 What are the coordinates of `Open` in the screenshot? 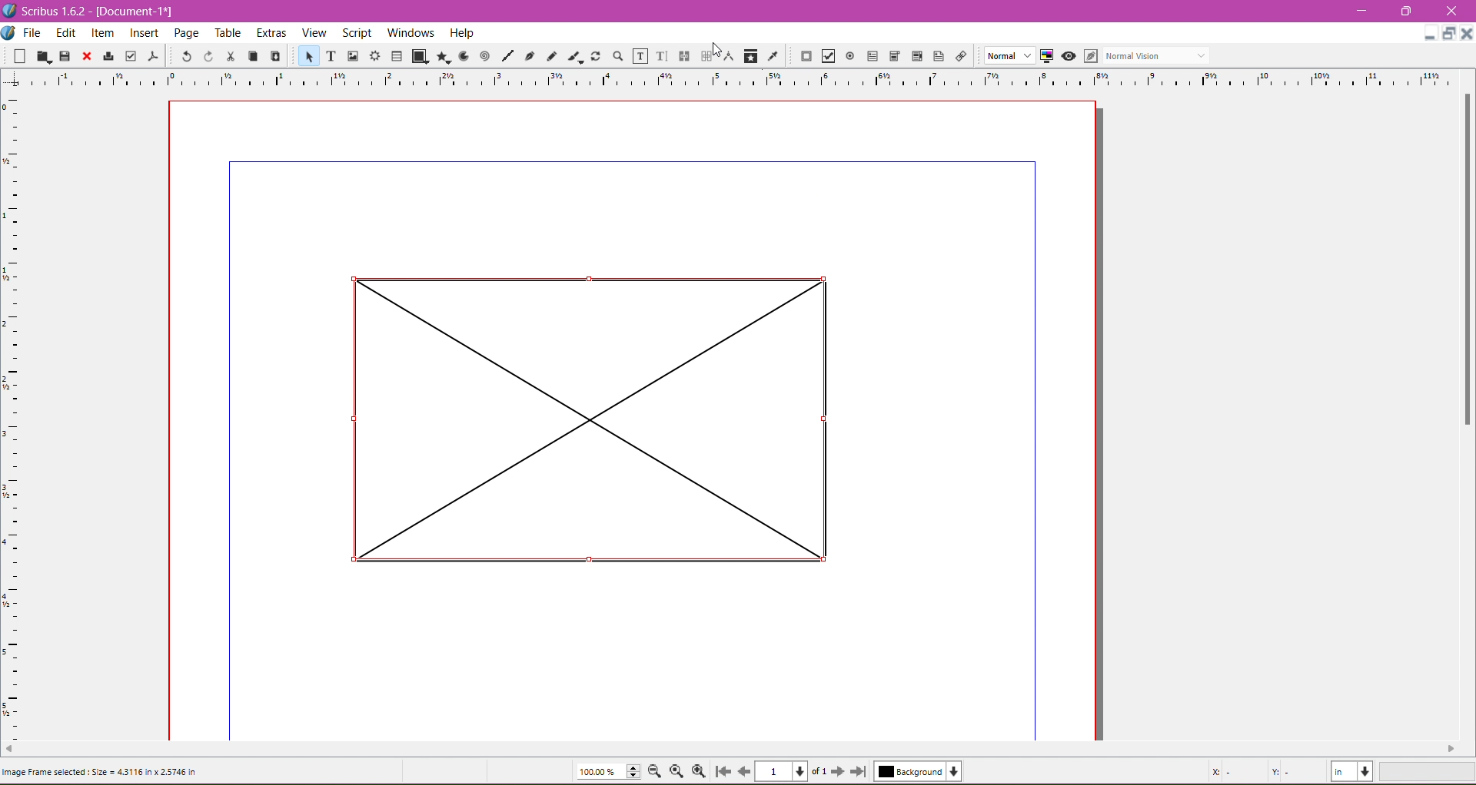 It's located at (44, 56).